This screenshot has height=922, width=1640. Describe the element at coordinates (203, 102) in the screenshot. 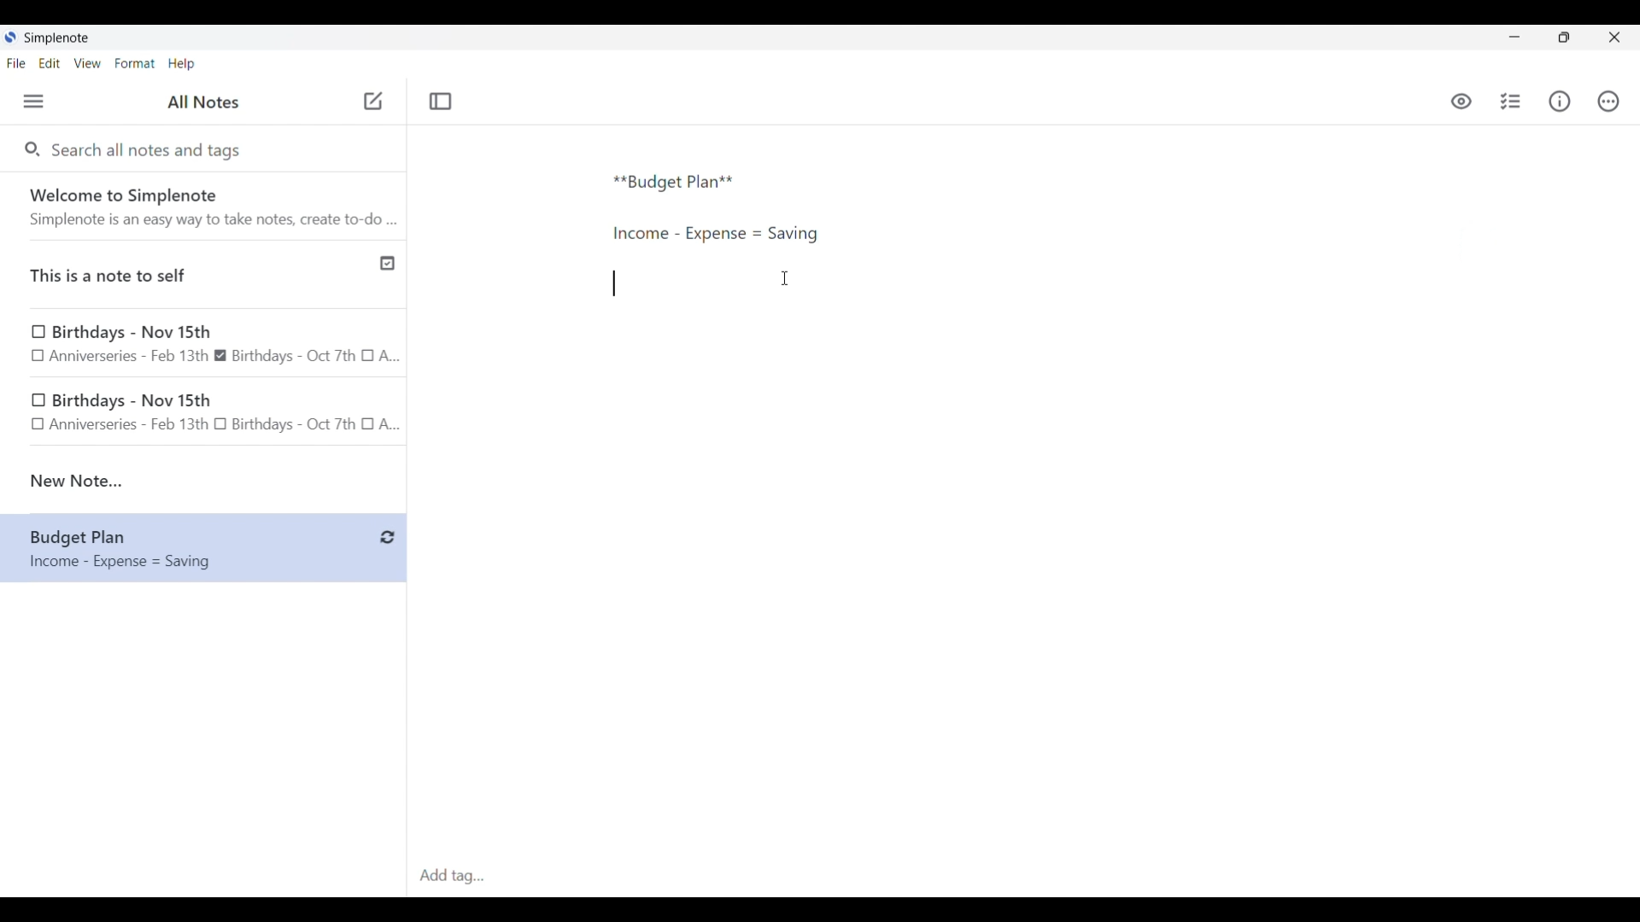

I see `Title of left side panel` at that location.